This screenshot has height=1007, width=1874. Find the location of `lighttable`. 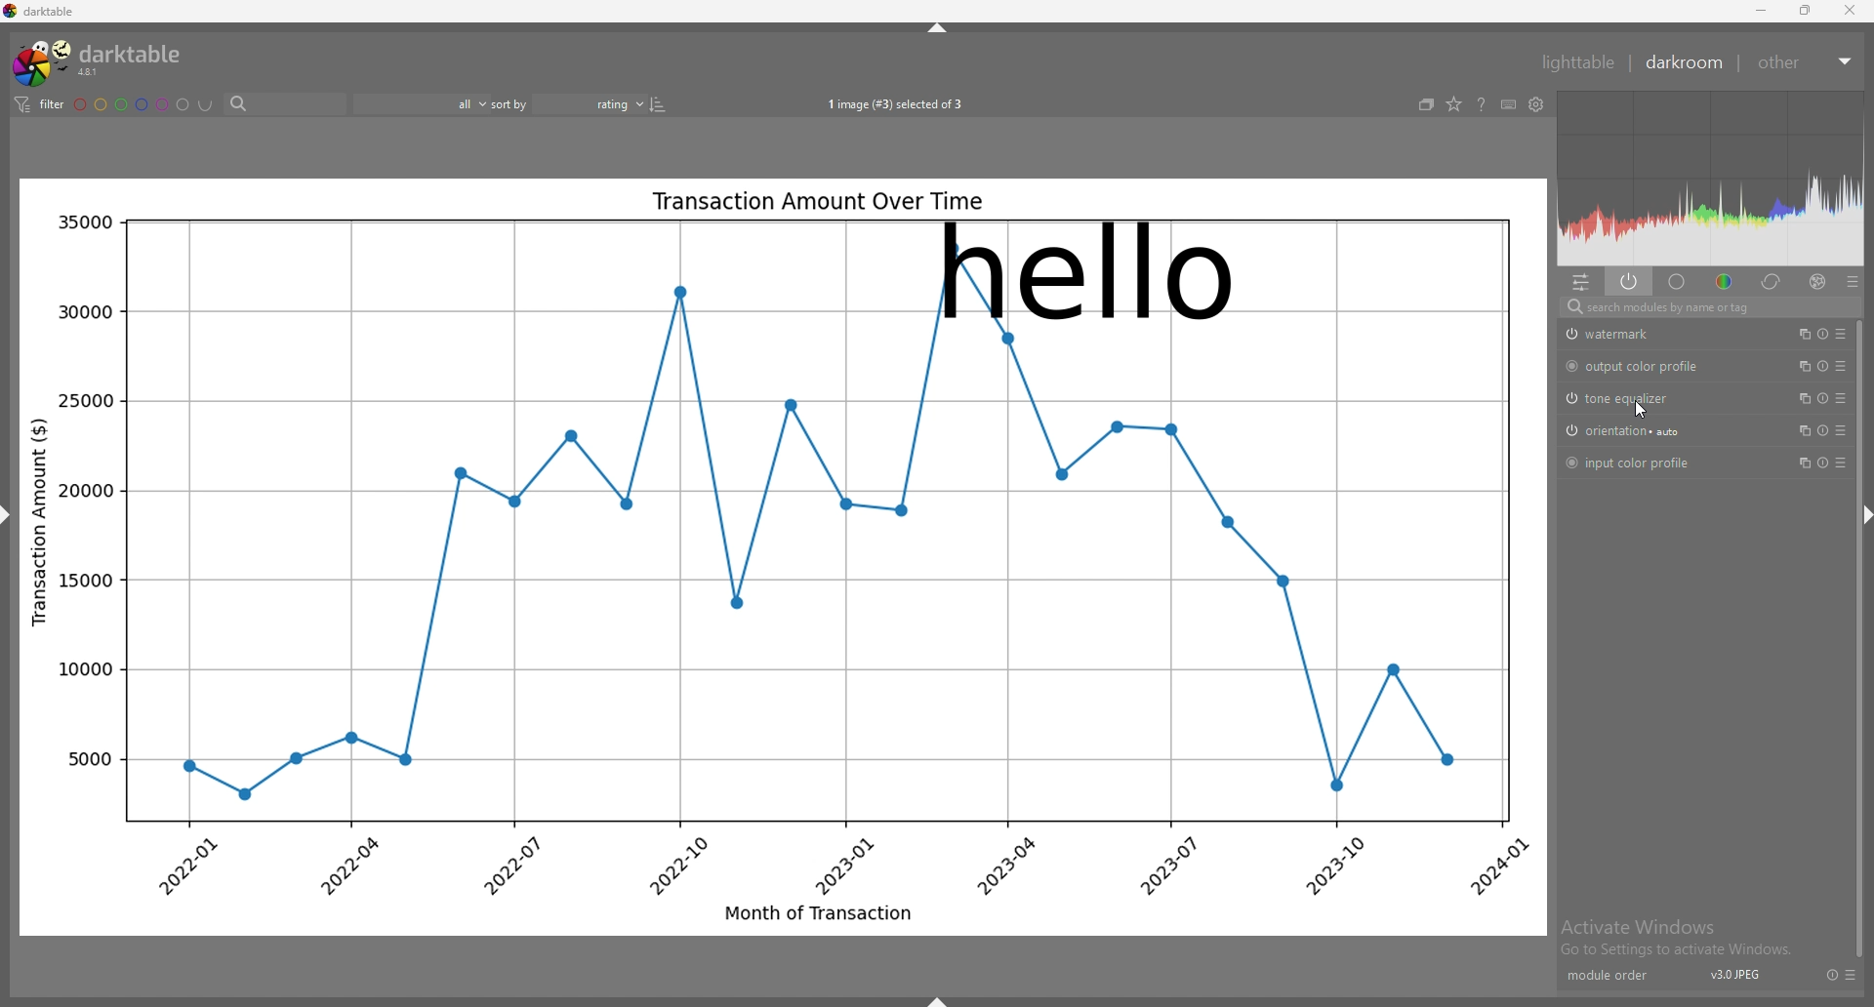

lighttable is located at coordinates (1578, 62).